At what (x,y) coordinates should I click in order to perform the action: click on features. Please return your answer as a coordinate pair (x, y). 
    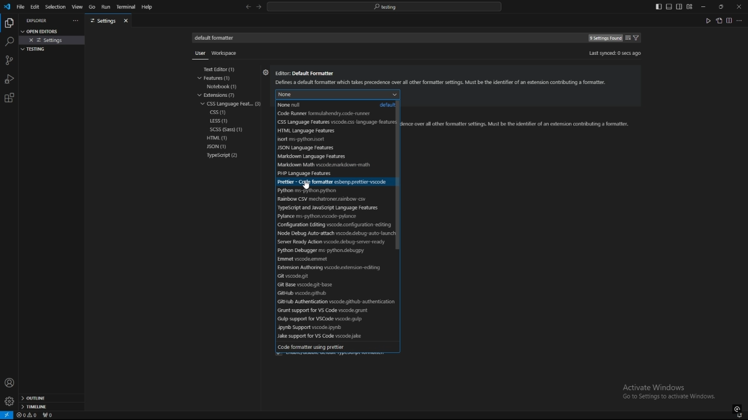
    Looking at the image, I should click on (221, 78).